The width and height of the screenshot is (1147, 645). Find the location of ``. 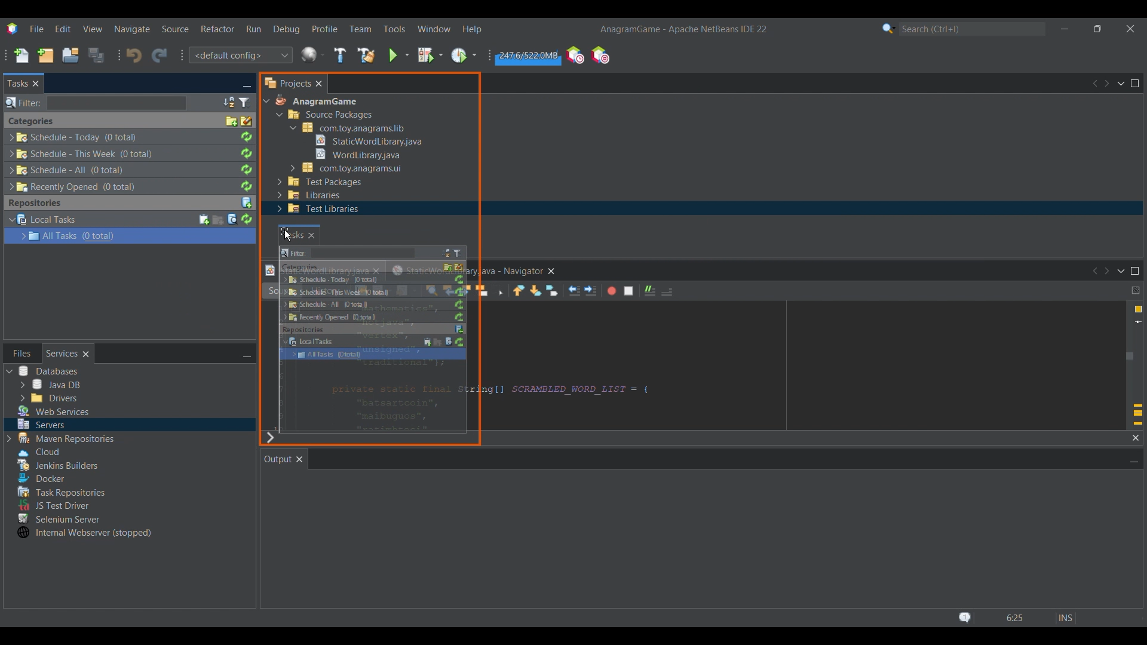

 is located at coordinates (41, 423).